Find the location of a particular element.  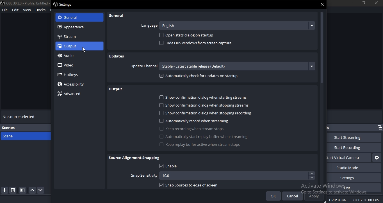

scenes is located at coordinates (11, 128).